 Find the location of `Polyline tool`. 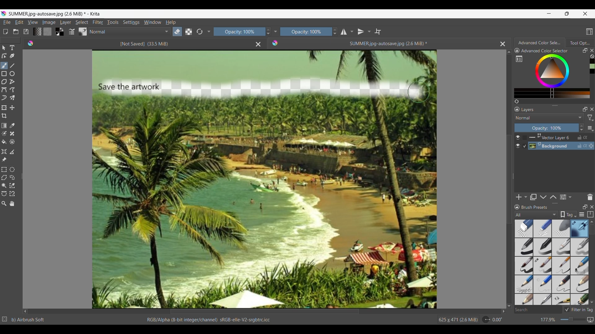

Polyline tool is located at coordinates (12, 82).